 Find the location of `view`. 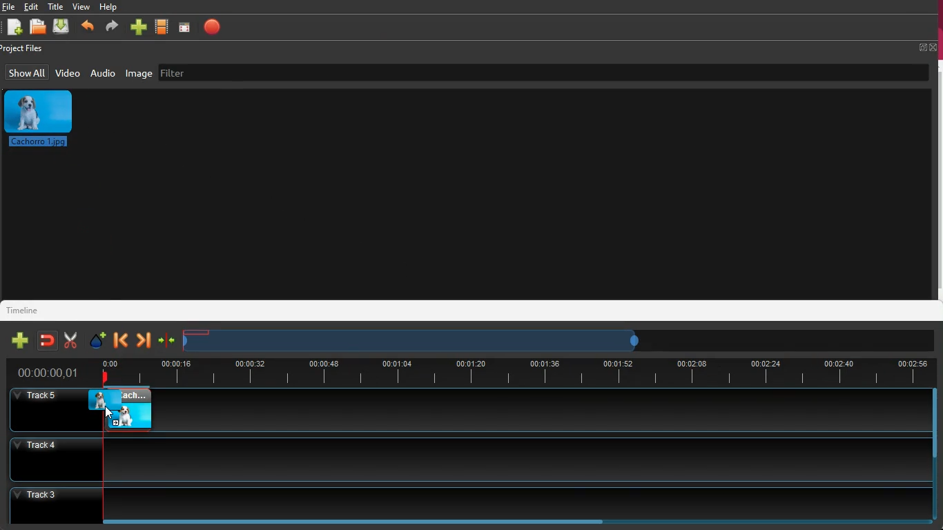

view is located at coordinates (83, 7).